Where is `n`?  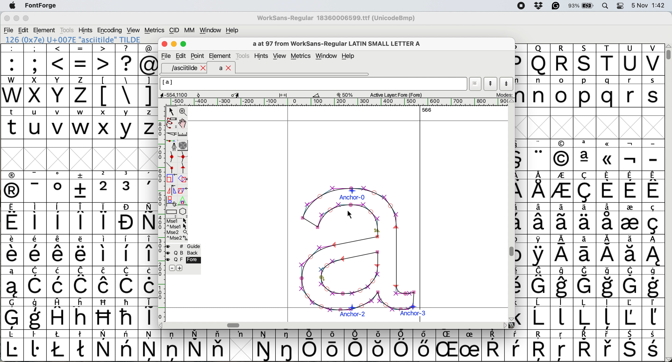
n is located at coordinates (539, 91).